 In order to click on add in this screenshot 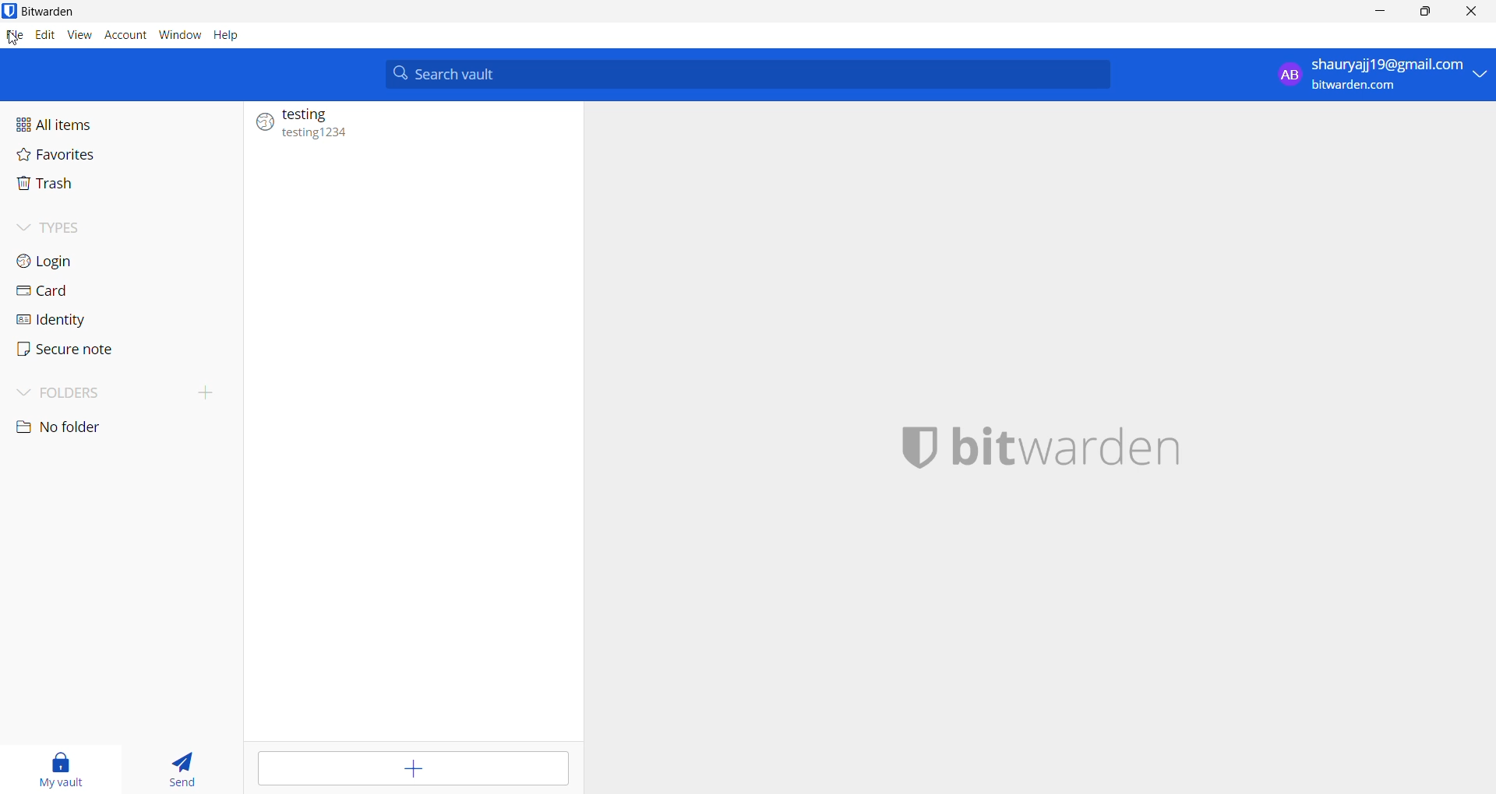, I will do `click(411, 769)`.